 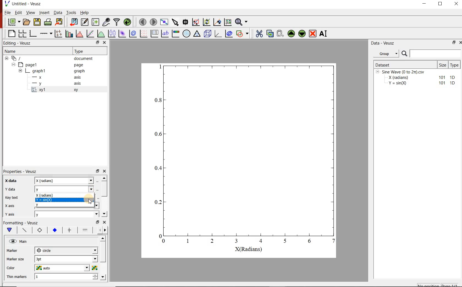 I want to click on no positions, so click(x=438, y=285).